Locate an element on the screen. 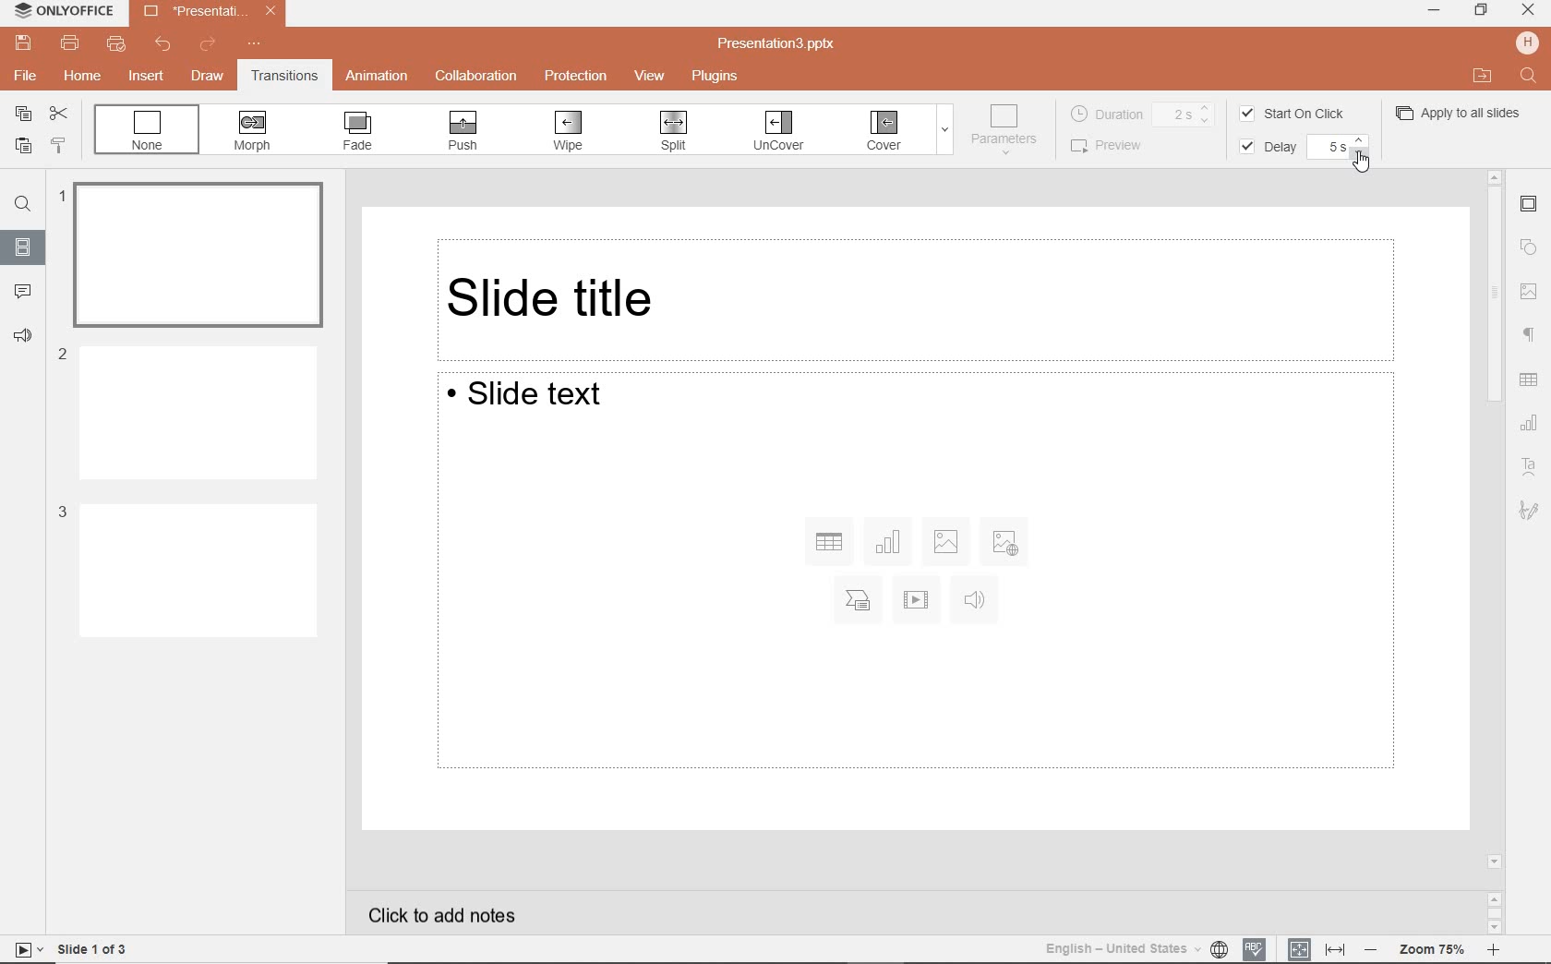  FADE is located at coordinates (359, 131).